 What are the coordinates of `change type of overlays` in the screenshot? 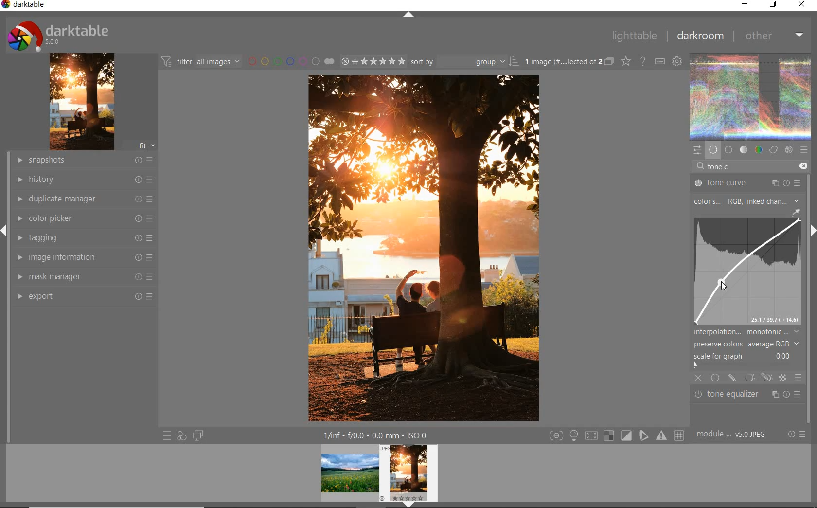 It's located at (626, 61).